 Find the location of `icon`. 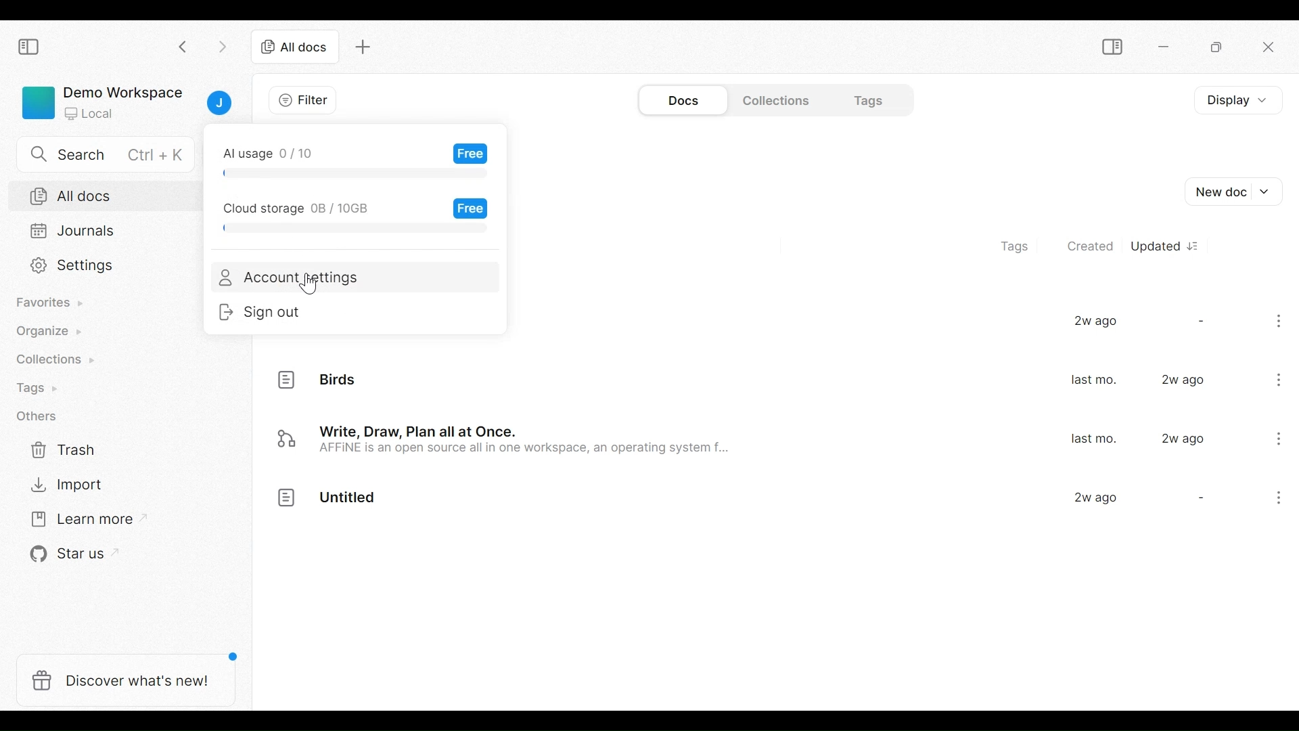

icon is located at coordinates (286, 439).